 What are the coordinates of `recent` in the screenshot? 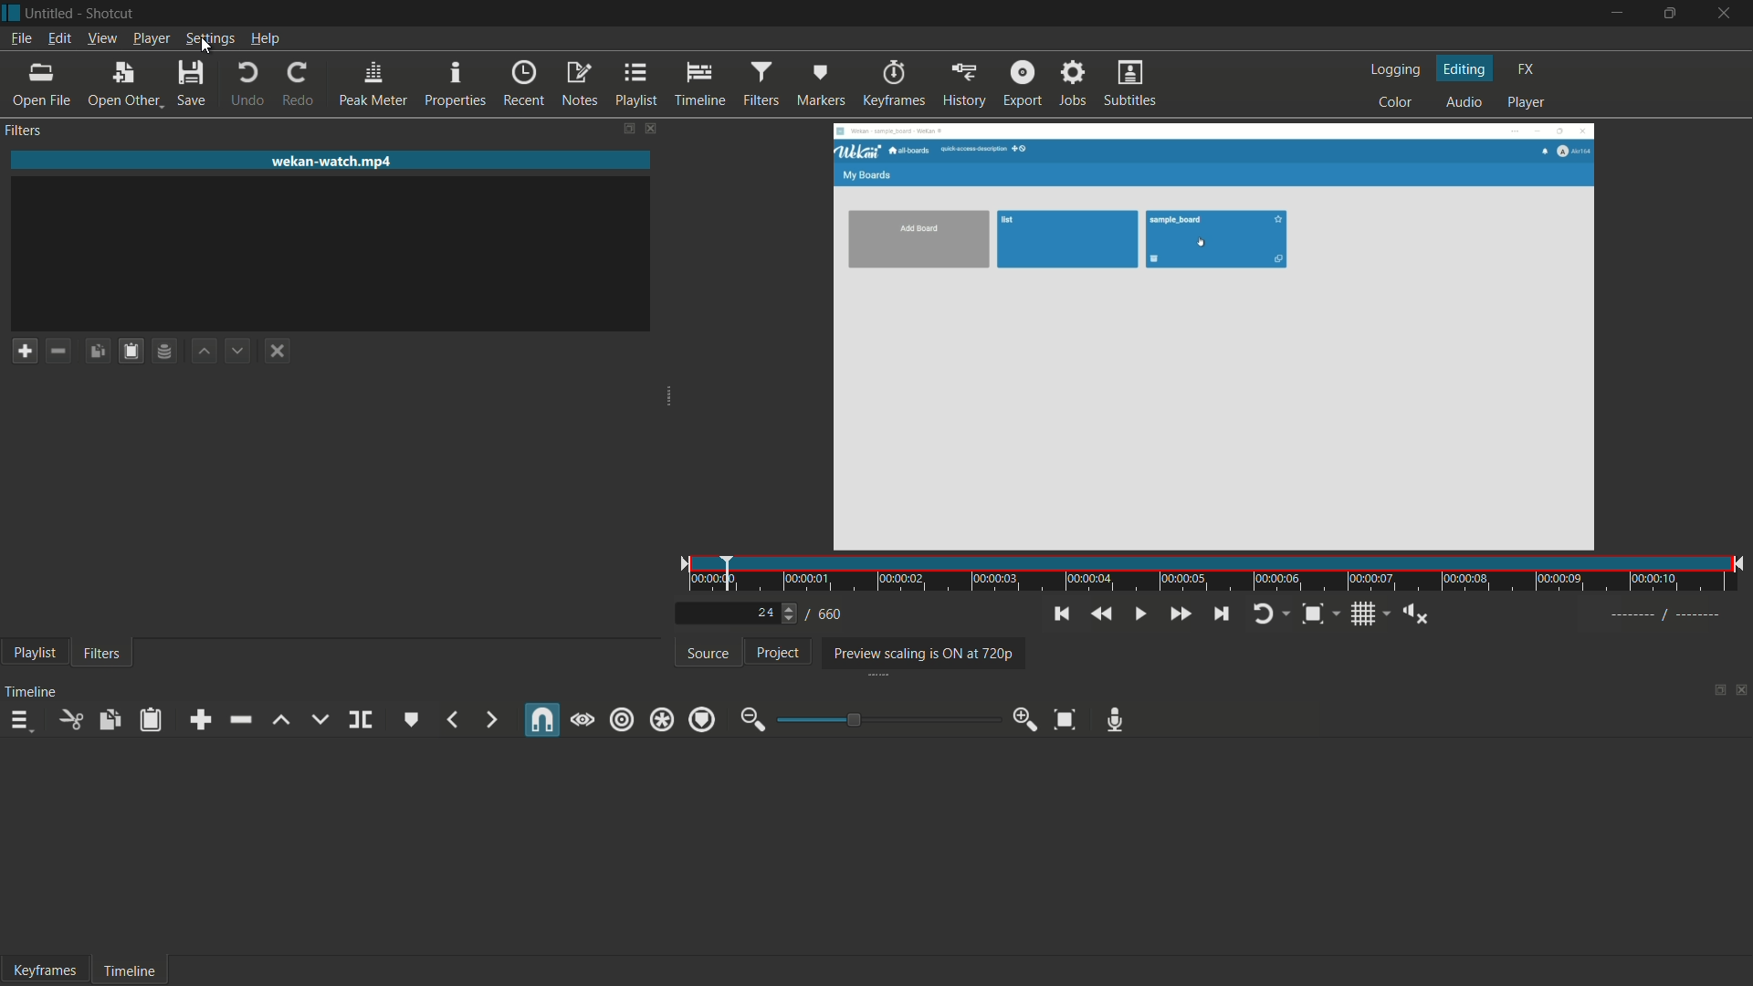 It's located at (524, 83).